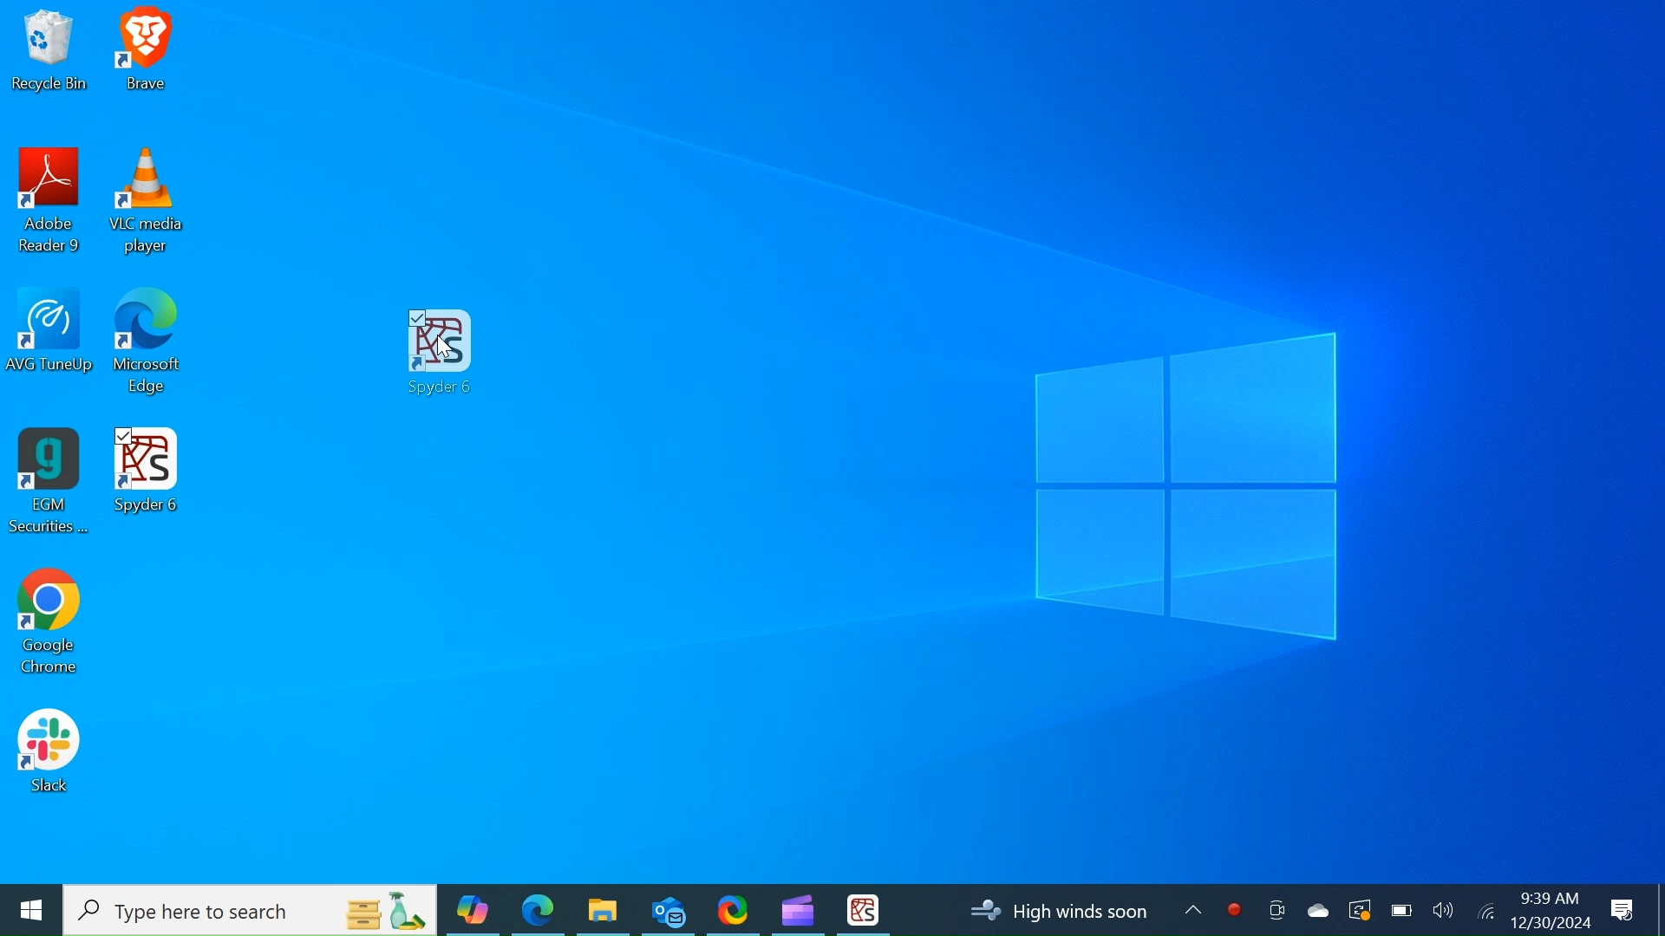 The height and width of the screenshot is (936, 1665). Describe the element at coordinates (449, 350) in the screenshot. I see `Cursor` at that location.